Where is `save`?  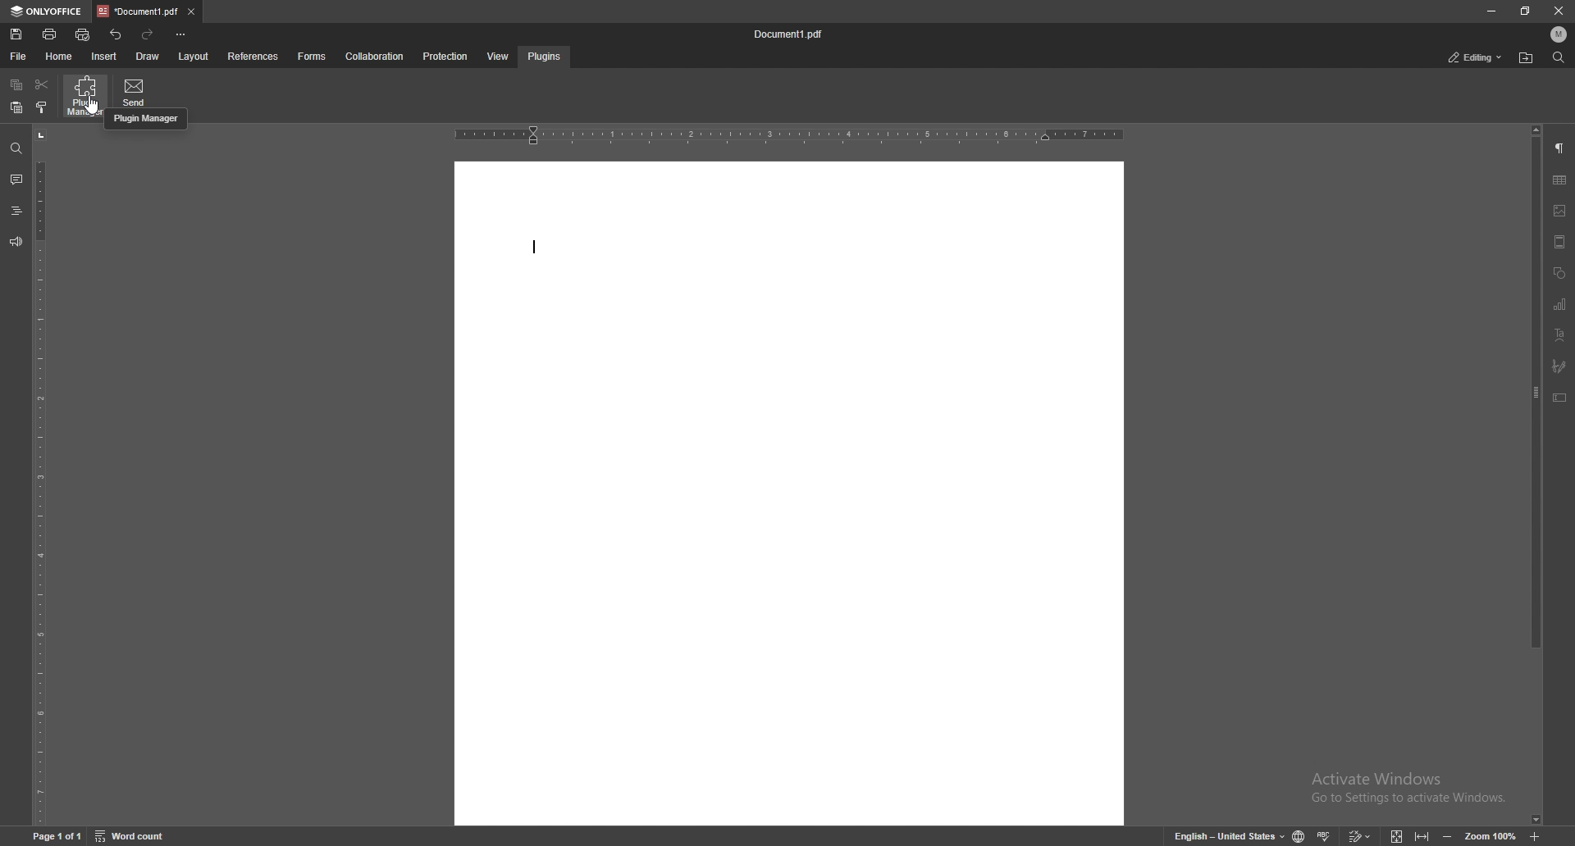
save is located at coordinates (16, 34).